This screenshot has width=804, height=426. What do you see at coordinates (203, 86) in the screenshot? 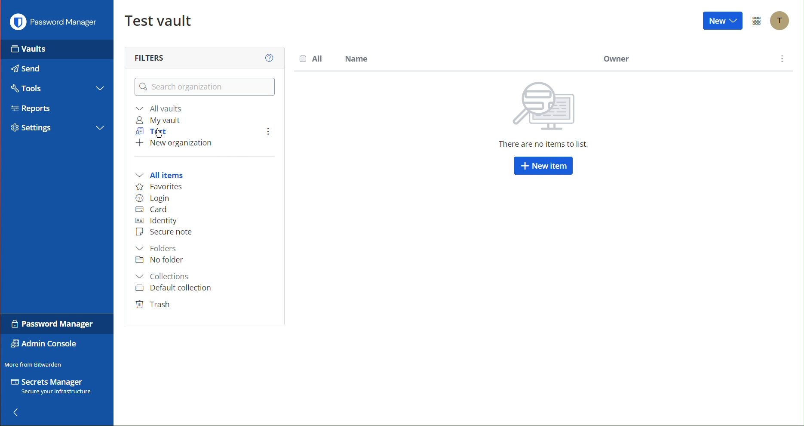
I see `Search Bar` at bounding box center [203, 86].